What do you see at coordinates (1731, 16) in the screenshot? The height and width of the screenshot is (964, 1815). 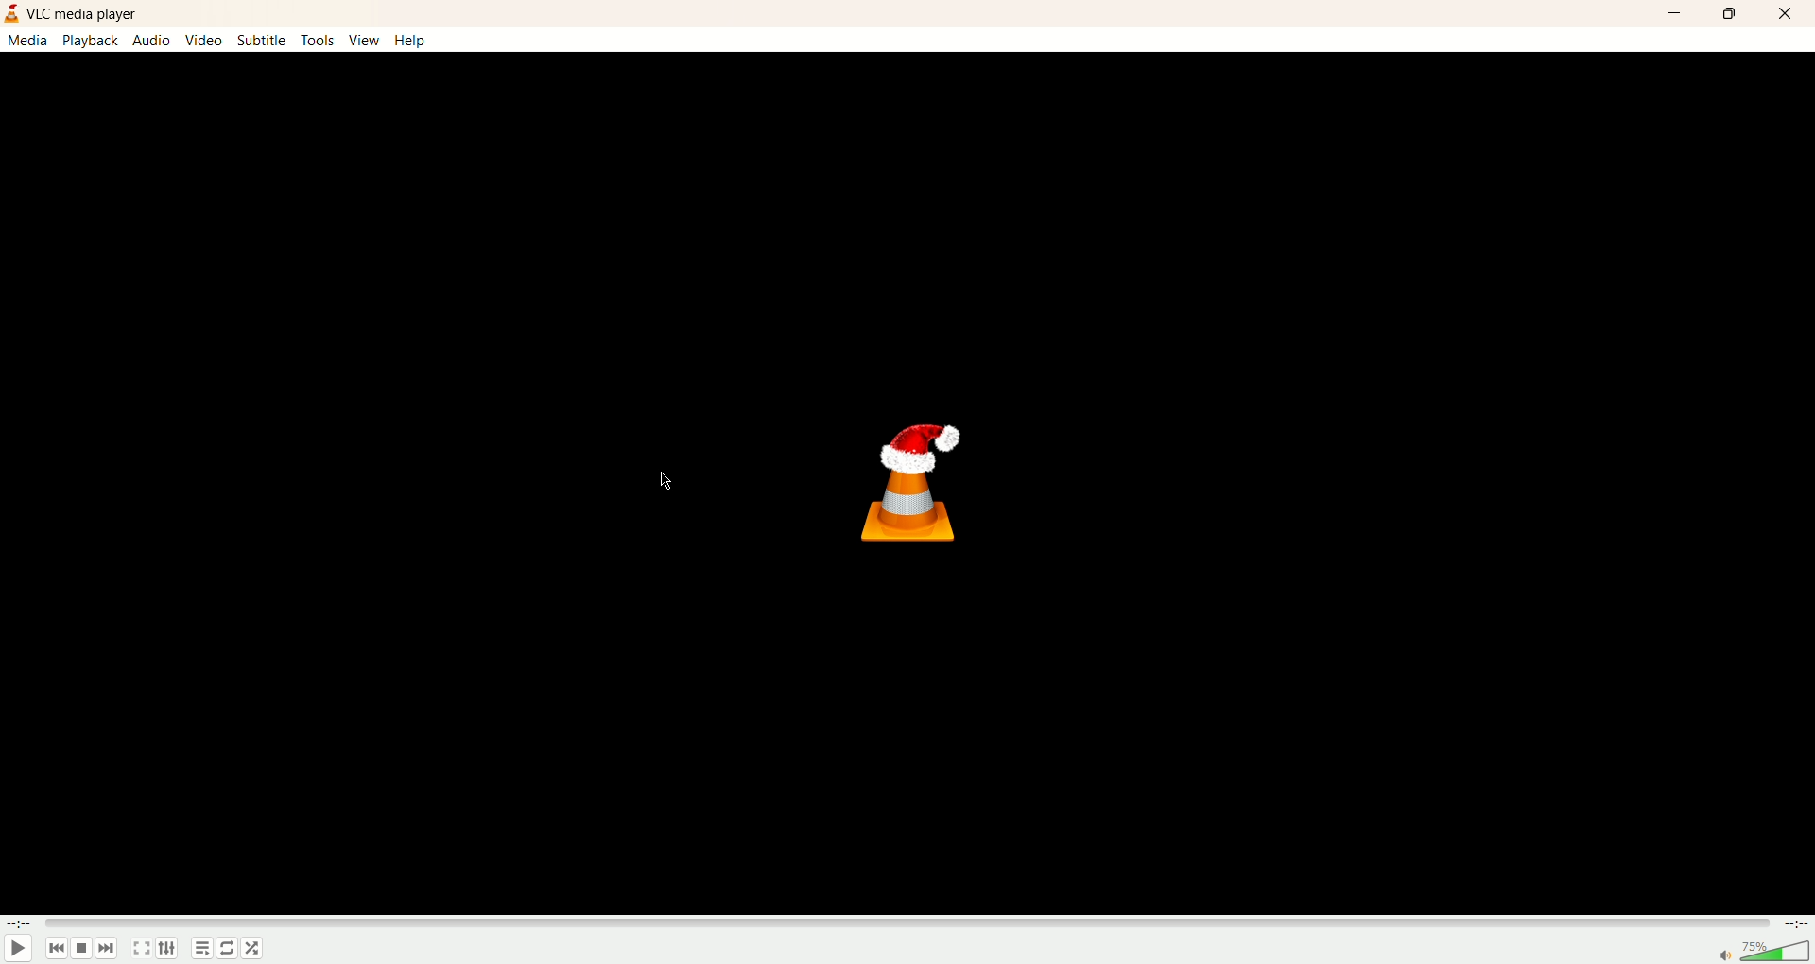 I see `maximize` at bounding box center [1731, 16].